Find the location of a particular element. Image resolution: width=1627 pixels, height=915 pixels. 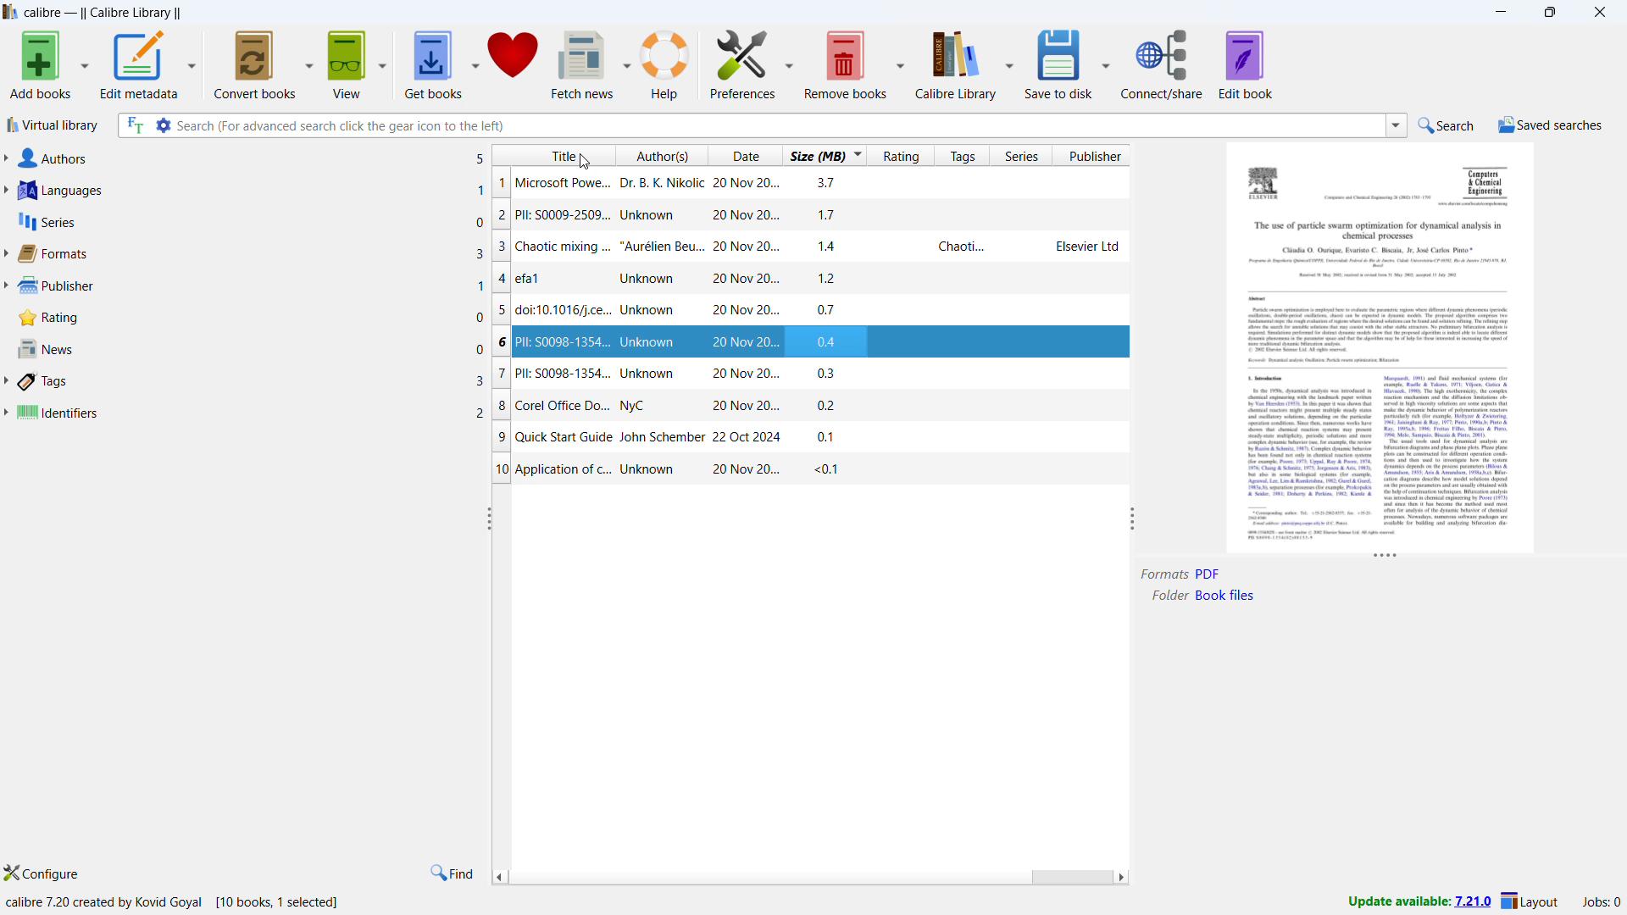

sort by tags is located at coordinates (960, 156).